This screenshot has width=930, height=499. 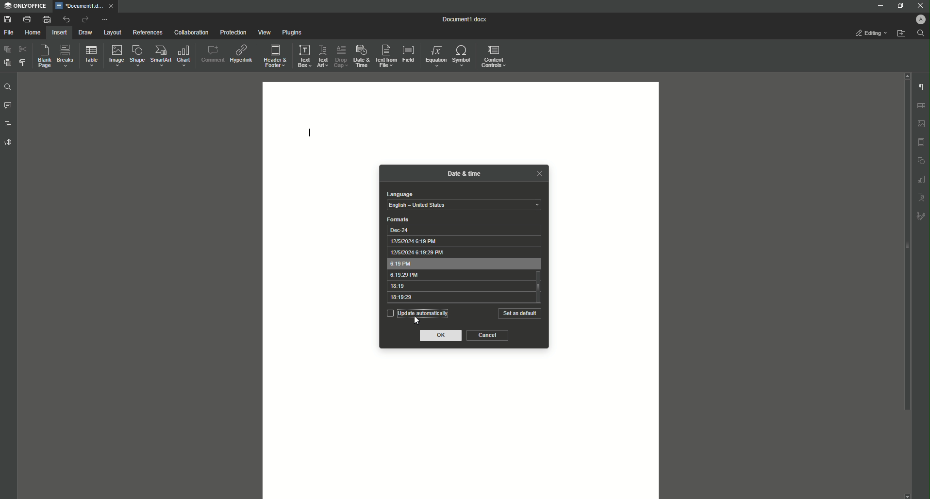 What do you see at coordinates (159, 56) in the screenshot?
I see `SmartArt` at bounding box center [159, 56].